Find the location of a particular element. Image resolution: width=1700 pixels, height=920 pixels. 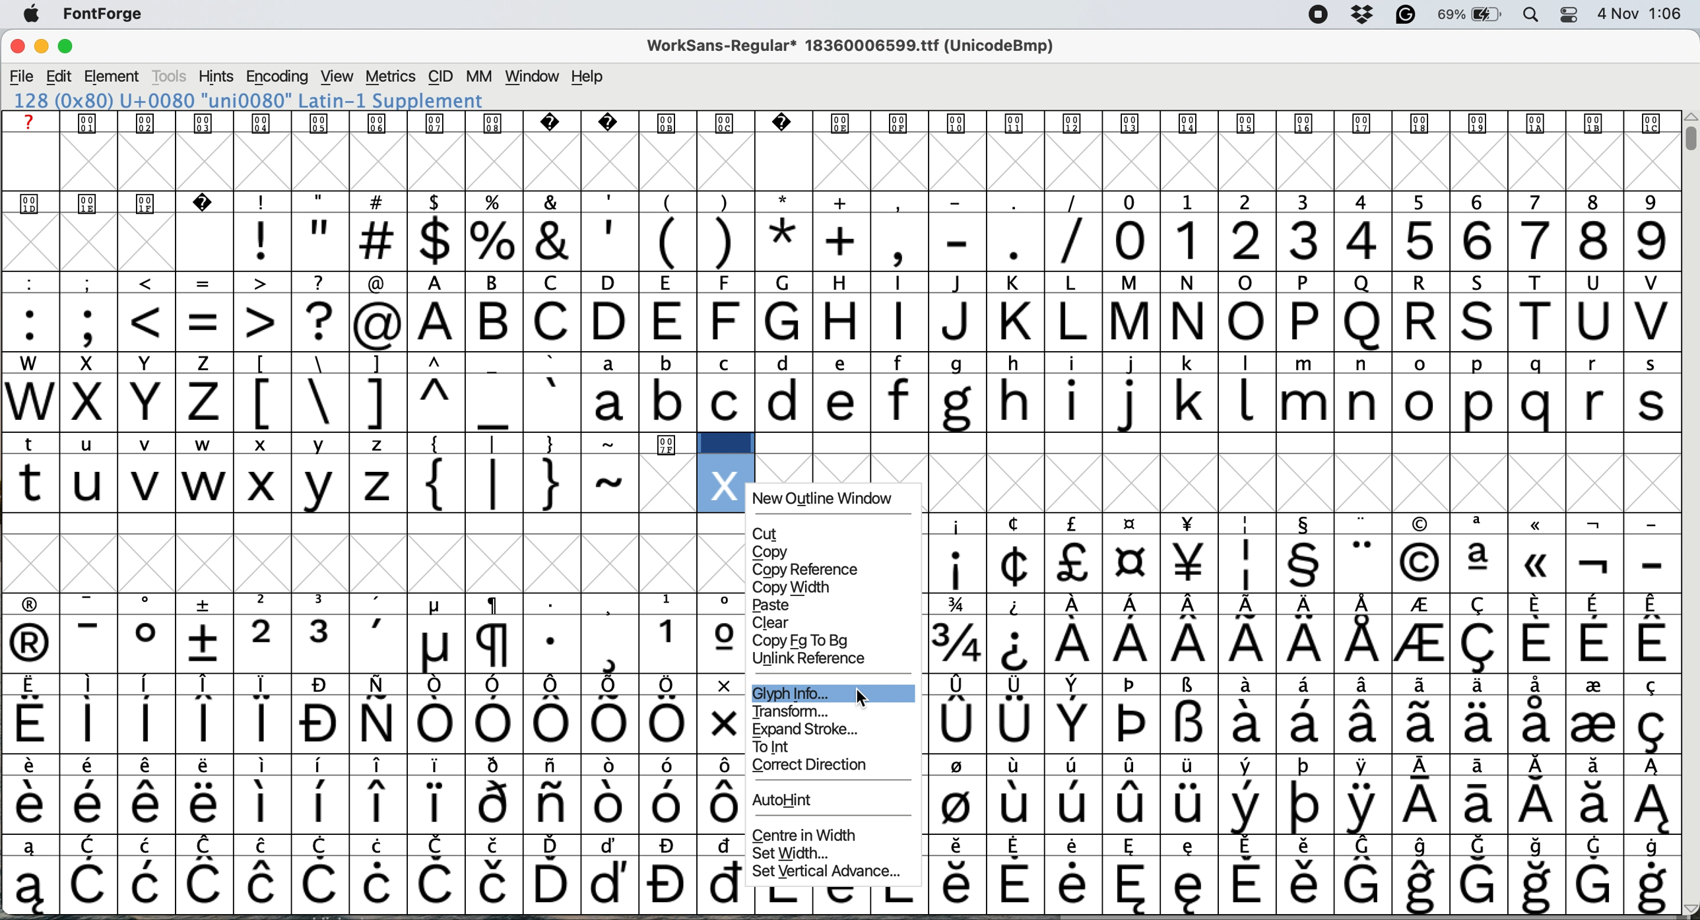

minimise is located at coordinates (40, 48).